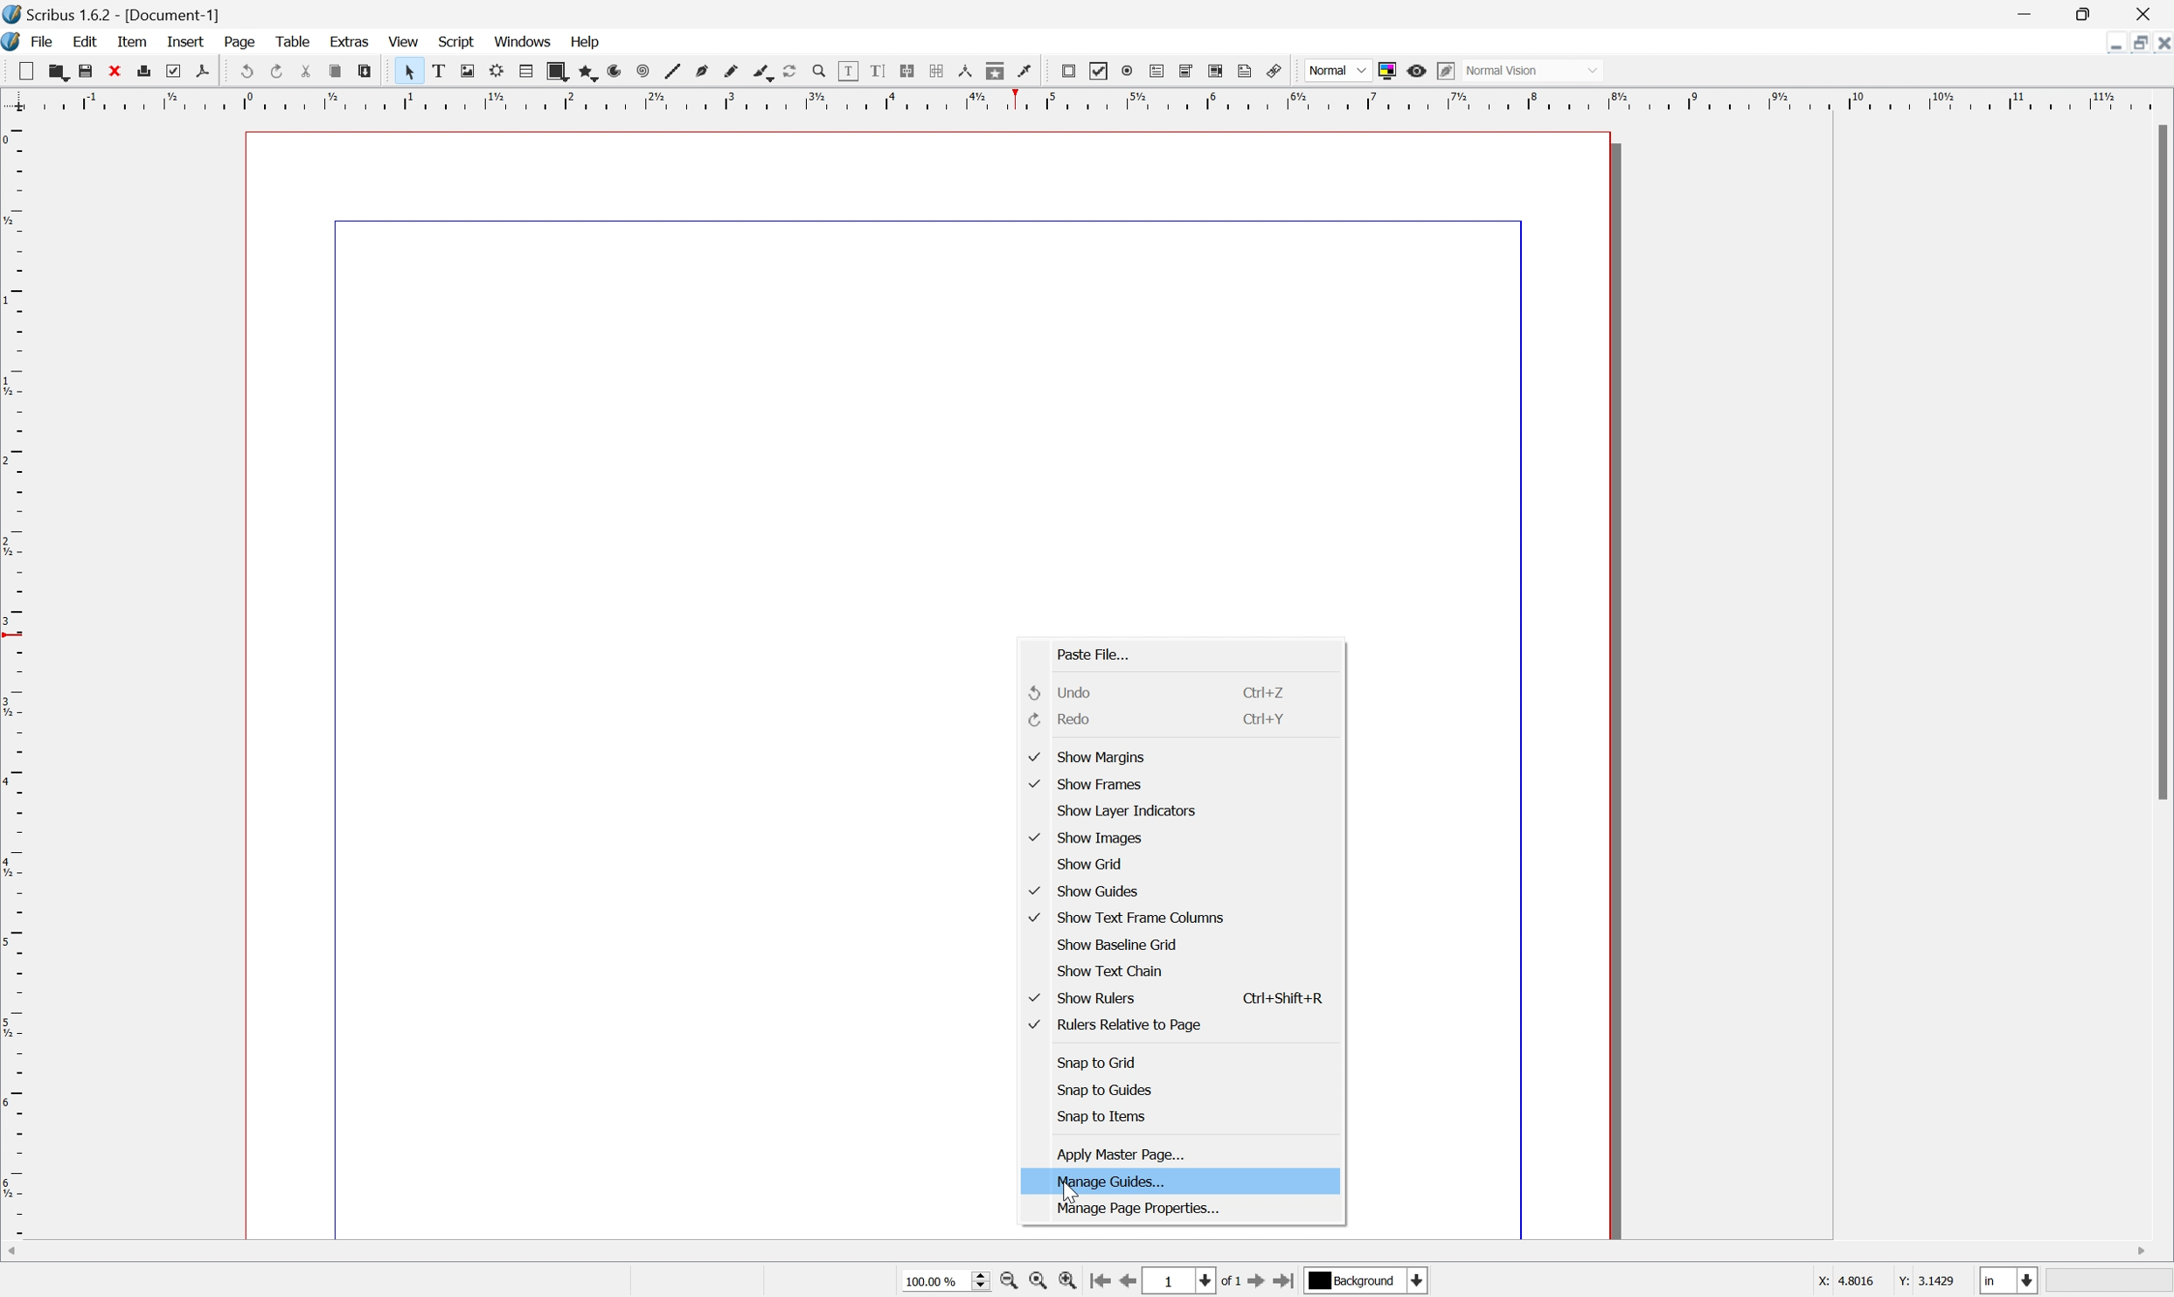 The width and height of the screenshot is (2174, 1297). I want to click on ctrl+shift+r, so click(1286, 998).